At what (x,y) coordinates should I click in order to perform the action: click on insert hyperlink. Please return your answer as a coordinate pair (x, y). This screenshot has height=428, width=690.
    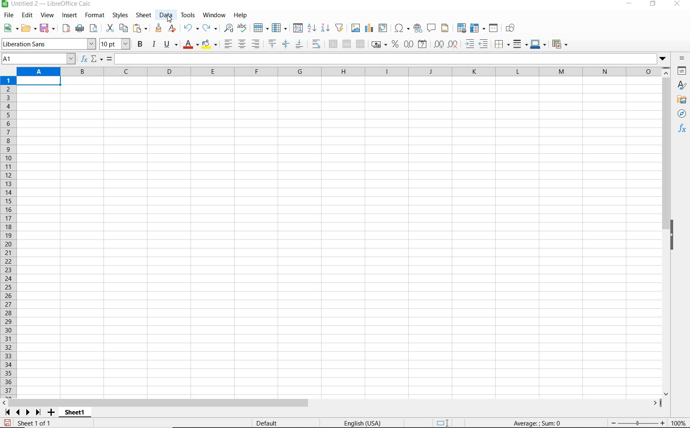
    Looking at the image, I should click on (418, 27).